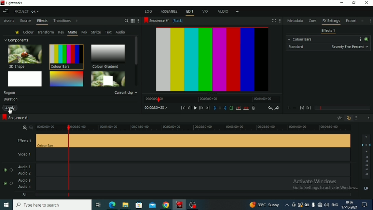  I want to click on Exit, so click(5, 11).